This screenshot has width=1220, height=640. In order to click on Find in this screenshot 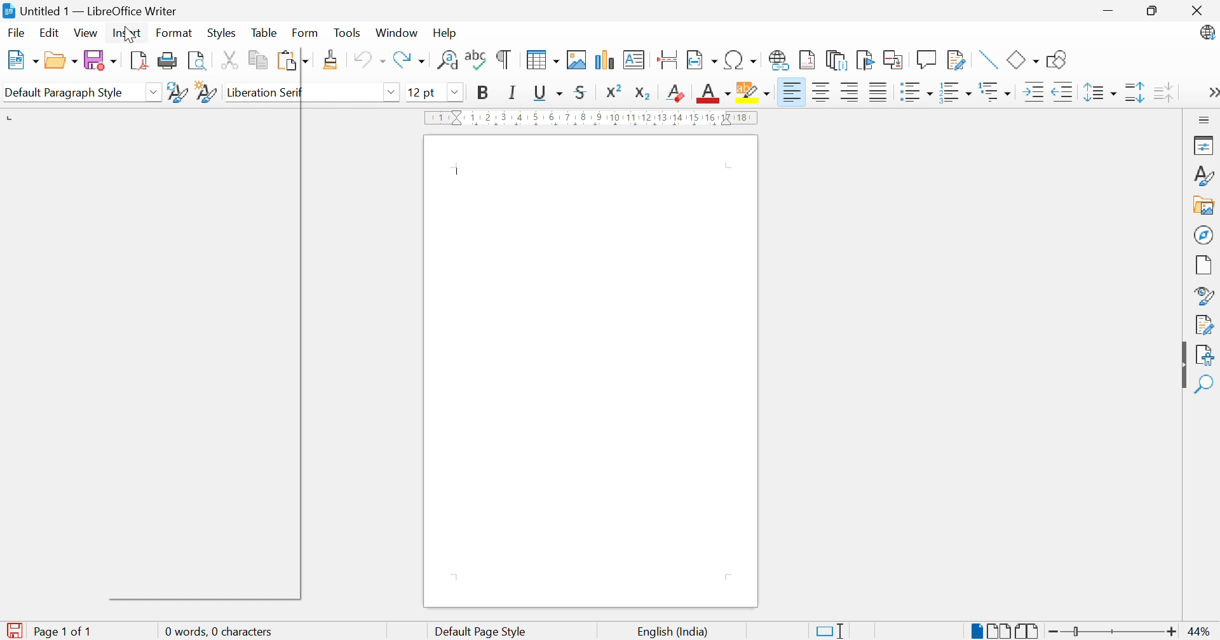, I will do `click(1205, 385)`.